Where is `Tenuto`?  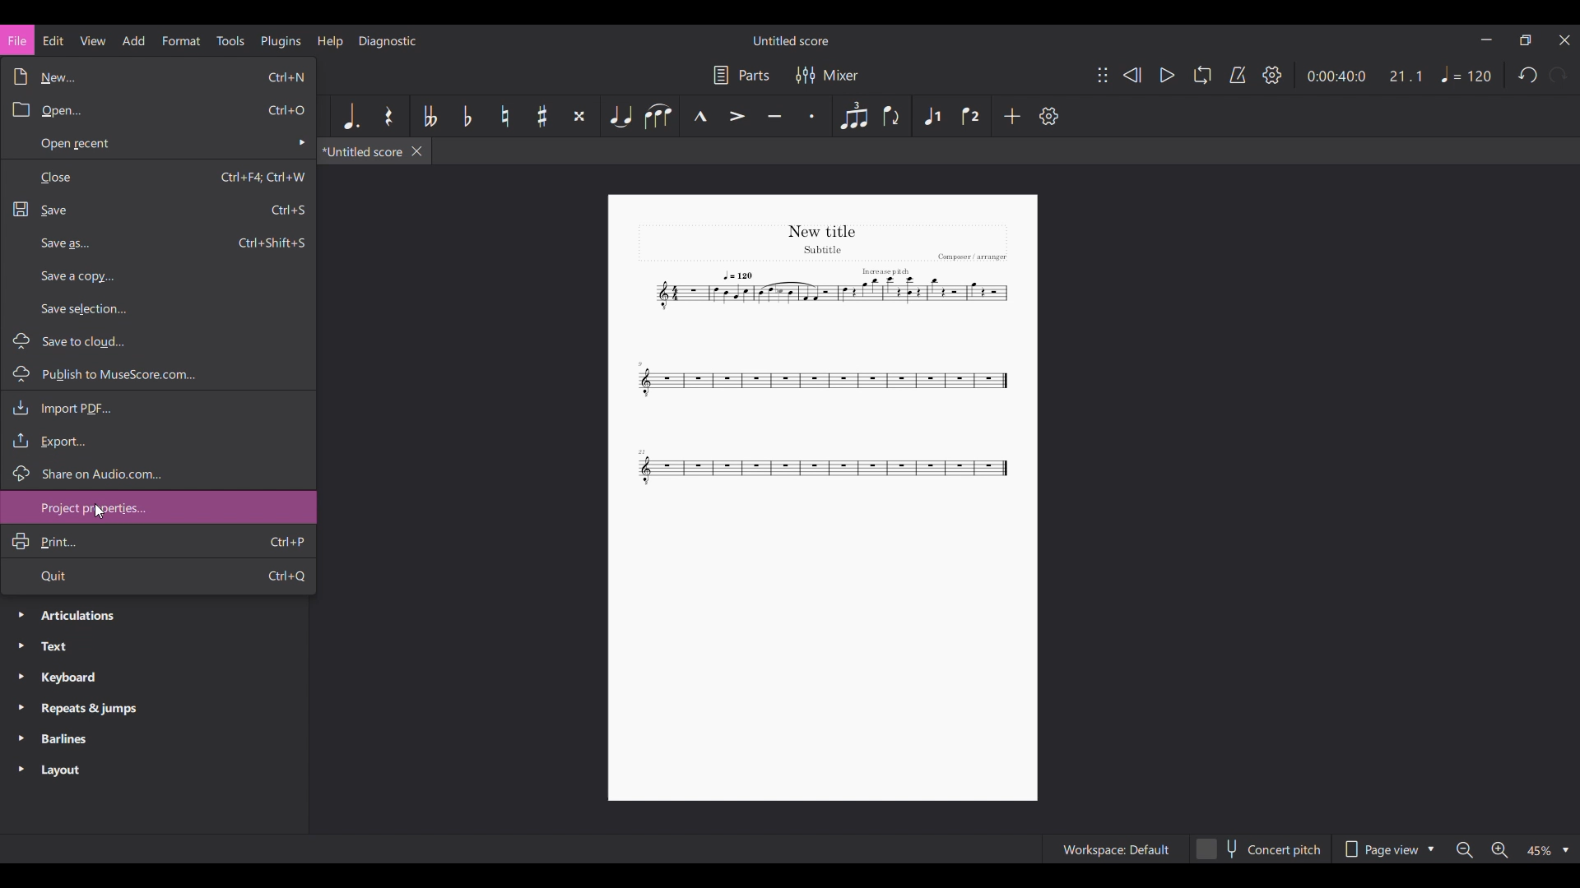
Tenuto is located at coordinates (775, 116).